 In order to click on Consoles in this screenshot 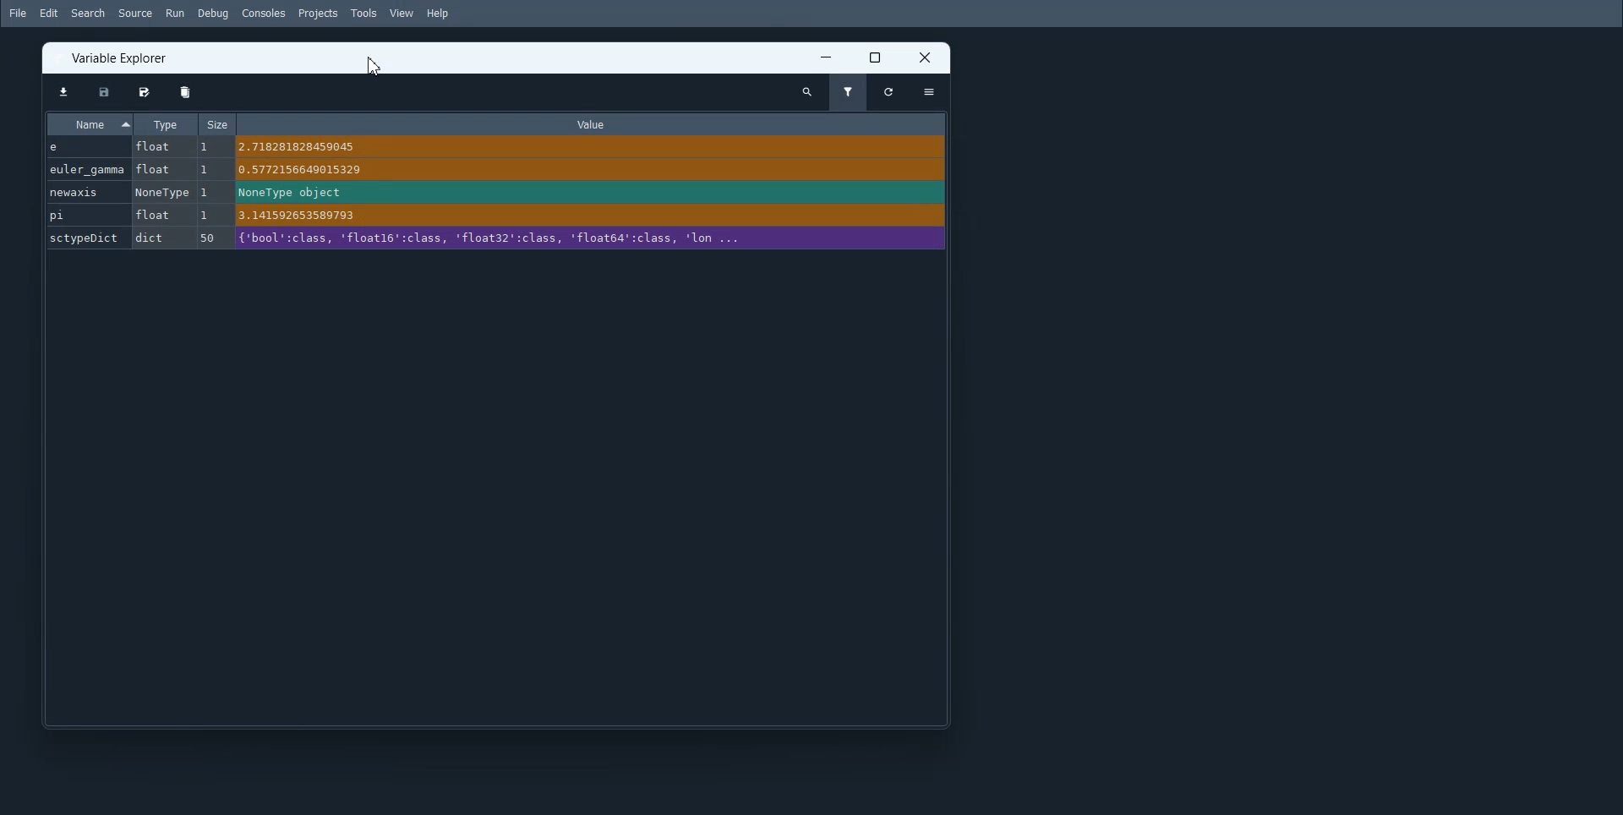, I will do `click(262, 13)`.